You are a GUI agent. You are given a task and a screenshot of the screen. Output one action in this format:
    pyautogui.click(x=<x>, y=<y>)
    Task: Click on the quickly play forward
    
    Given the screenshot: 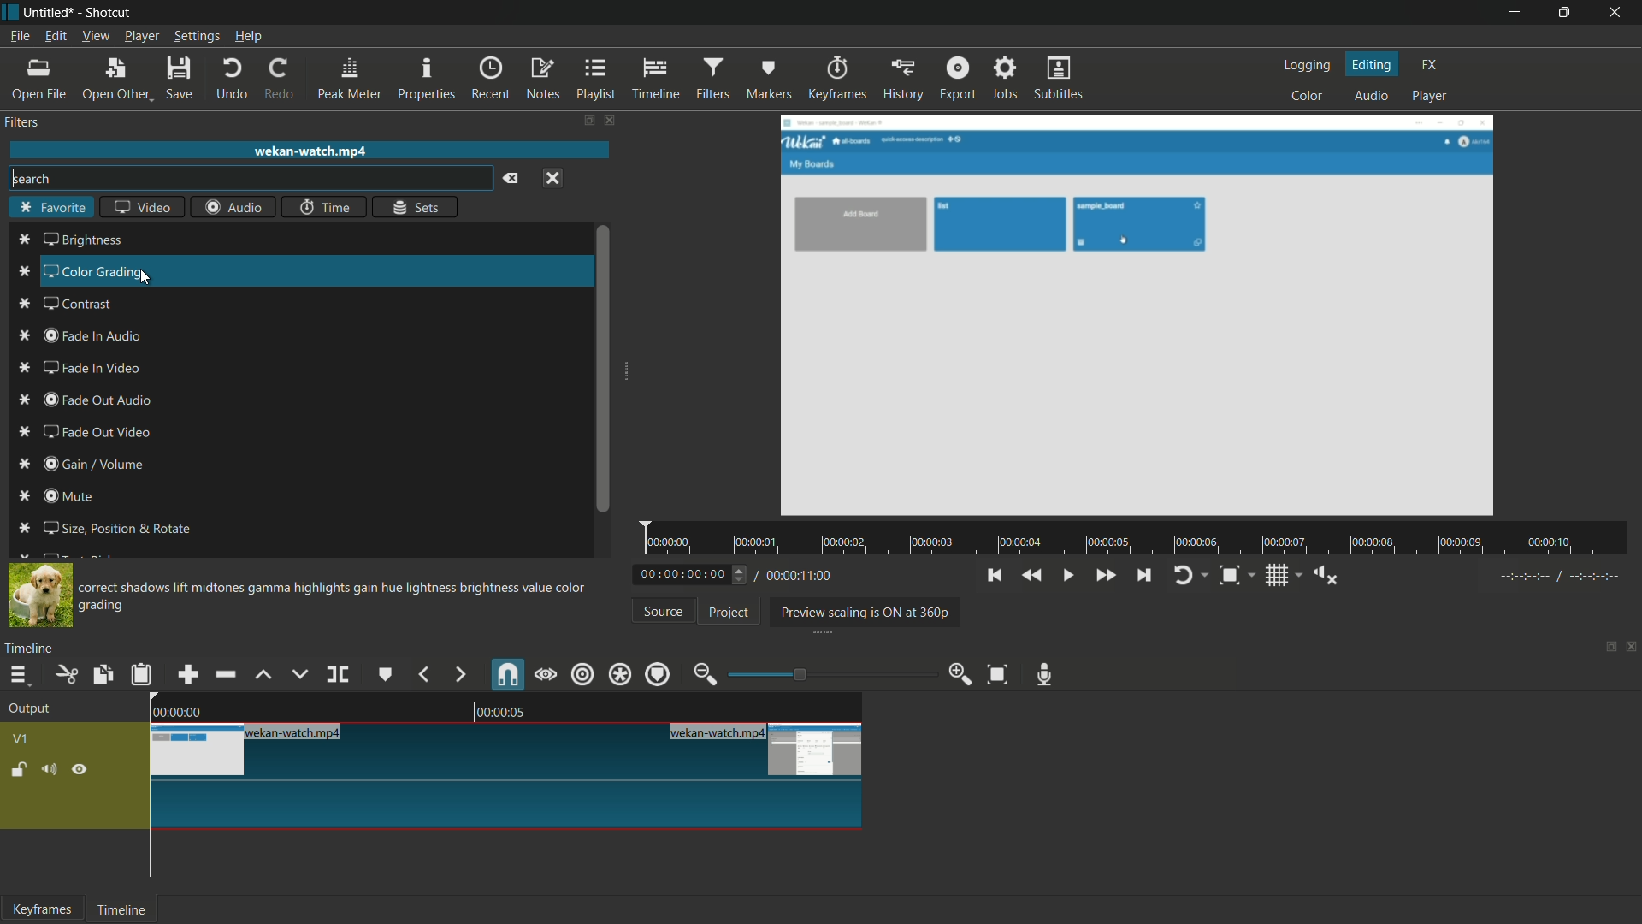 What is the action you would take?
    pyautogui.click(x=1105, y=576)
    